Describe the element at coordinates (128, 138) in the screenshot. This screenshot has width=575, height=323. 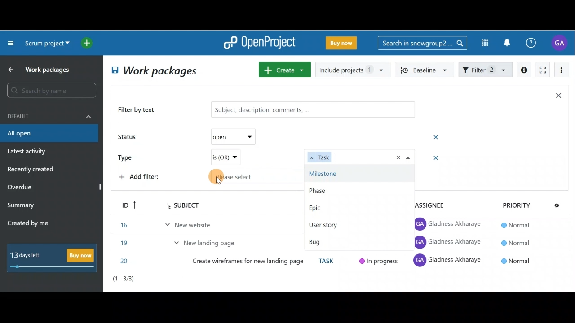
I see `Status` at that location.